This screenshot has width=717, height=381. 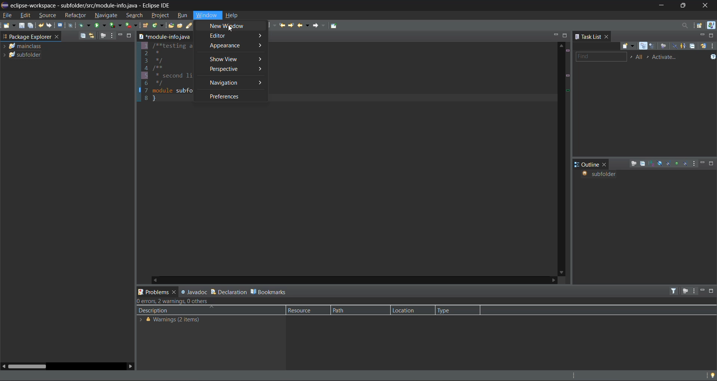 I want to click on package explorer, so click(x=27, y=37).